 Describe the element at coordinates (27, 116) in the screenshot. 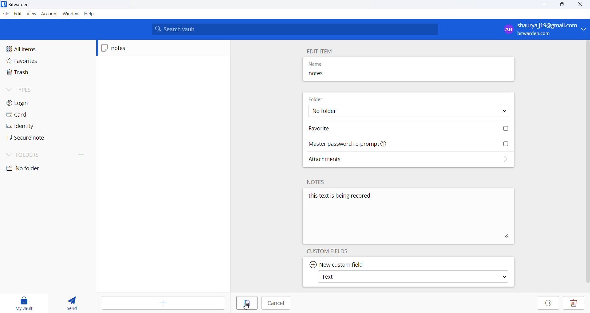

I see `card` at that location.